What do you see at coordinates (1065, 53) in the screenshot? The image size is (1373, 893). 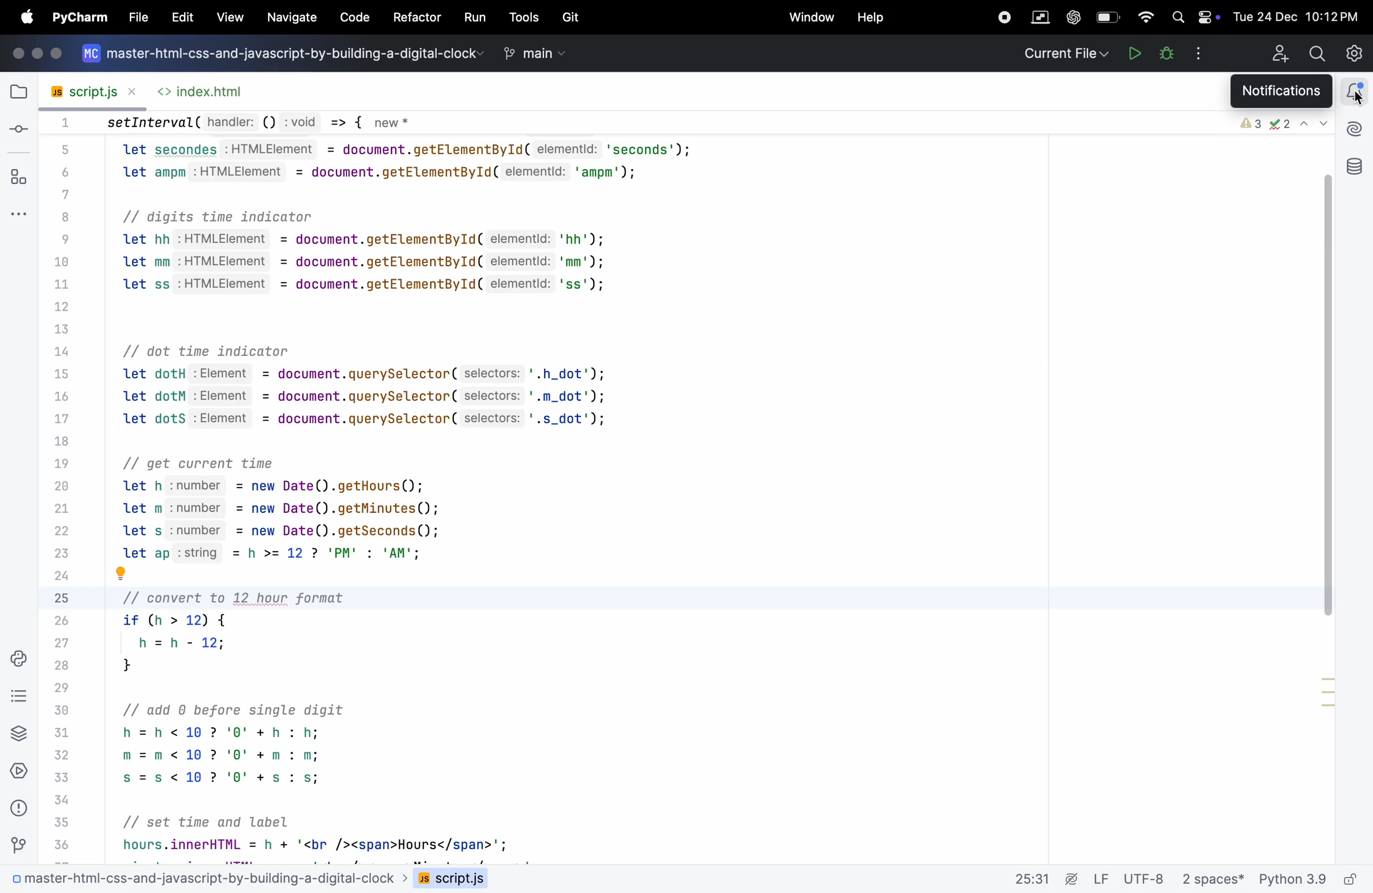 I see `current file` at bounding box center [1065, 53].